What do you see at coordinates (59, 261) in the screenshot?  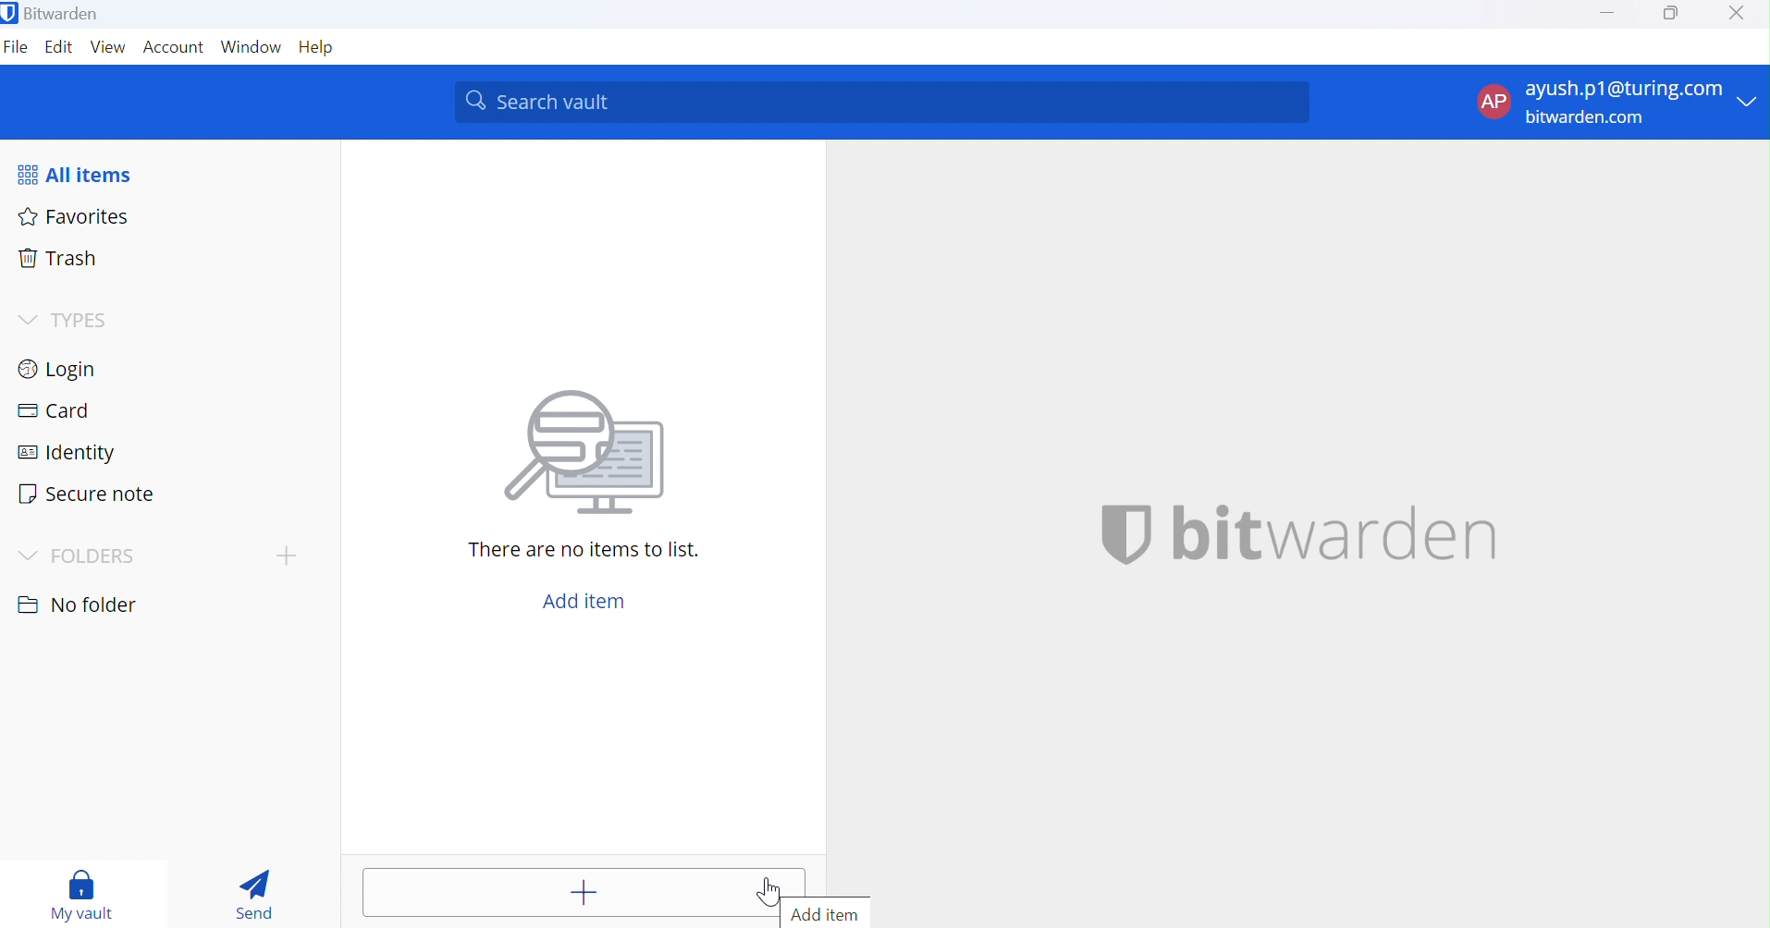 I see `Trash` at bounding box center [59, 261].